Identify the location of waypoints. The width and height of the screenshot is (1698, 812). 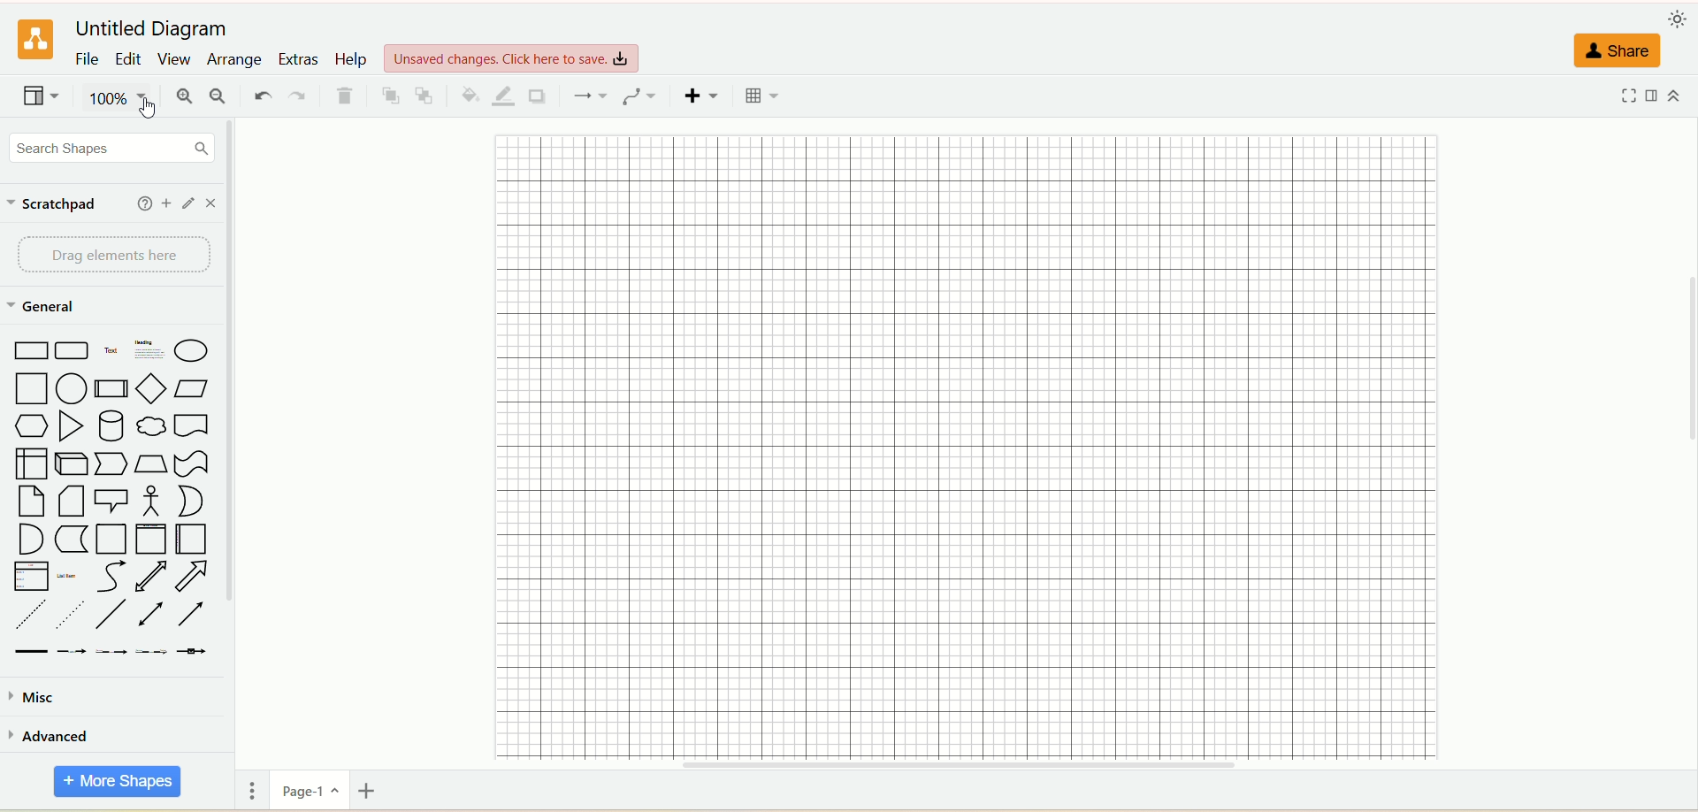
(636, 96).